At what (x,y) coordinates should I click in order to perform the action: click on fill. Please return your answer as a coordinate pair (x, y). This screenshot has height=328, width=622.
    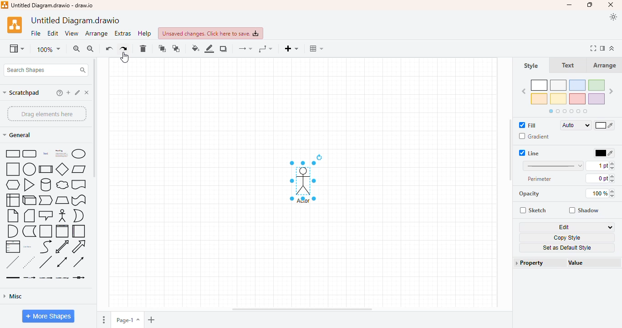
    Looking at the image, I should click on (528, 125).